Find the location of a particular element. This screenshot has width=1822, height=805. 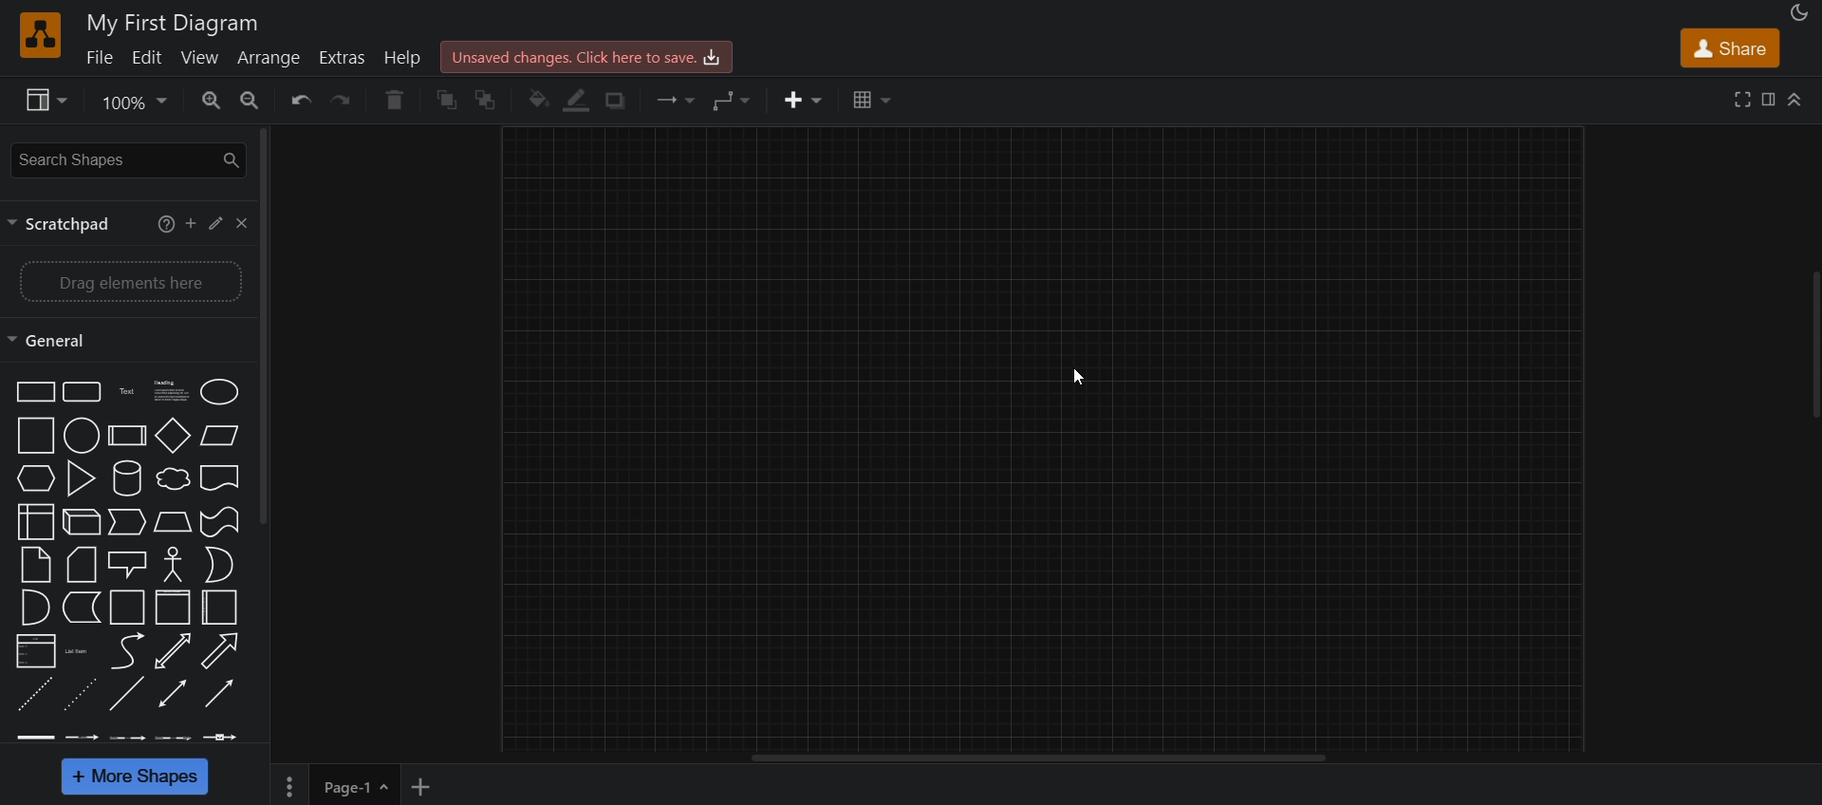

connection is located at coordinates (670, 99).